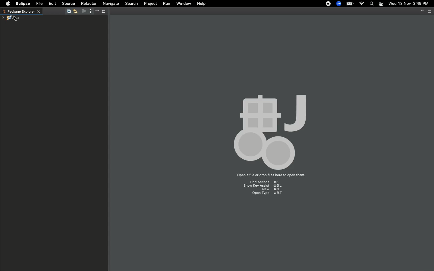 The image size is (434, 271). Describe the element at coordinates (16, 19) in the screenshot. I see `pointer cursor` at that location.